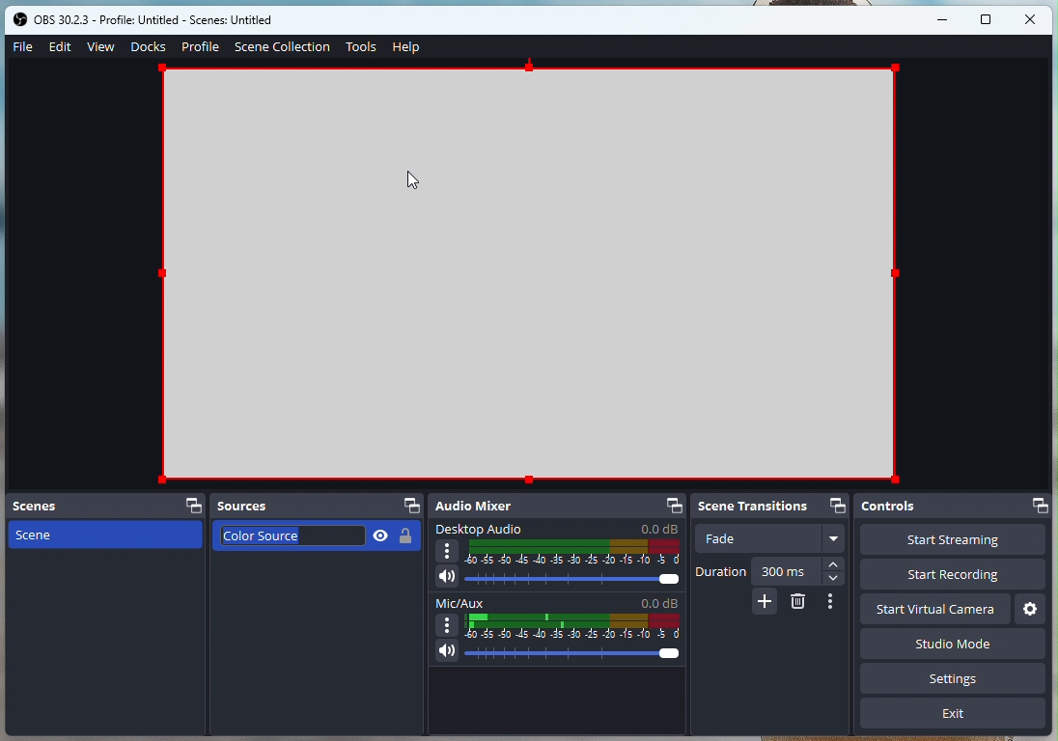 This screenshot has height=741, width=1058. Describe the element at coordinates (770, 571) in the screenshot. I see `Duration` at that location.